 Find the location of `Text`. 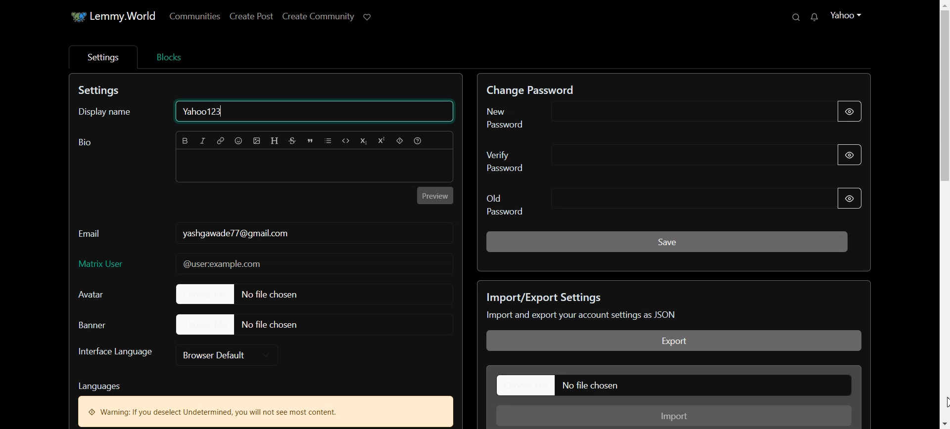

Text is located at coordinates (537, 87).